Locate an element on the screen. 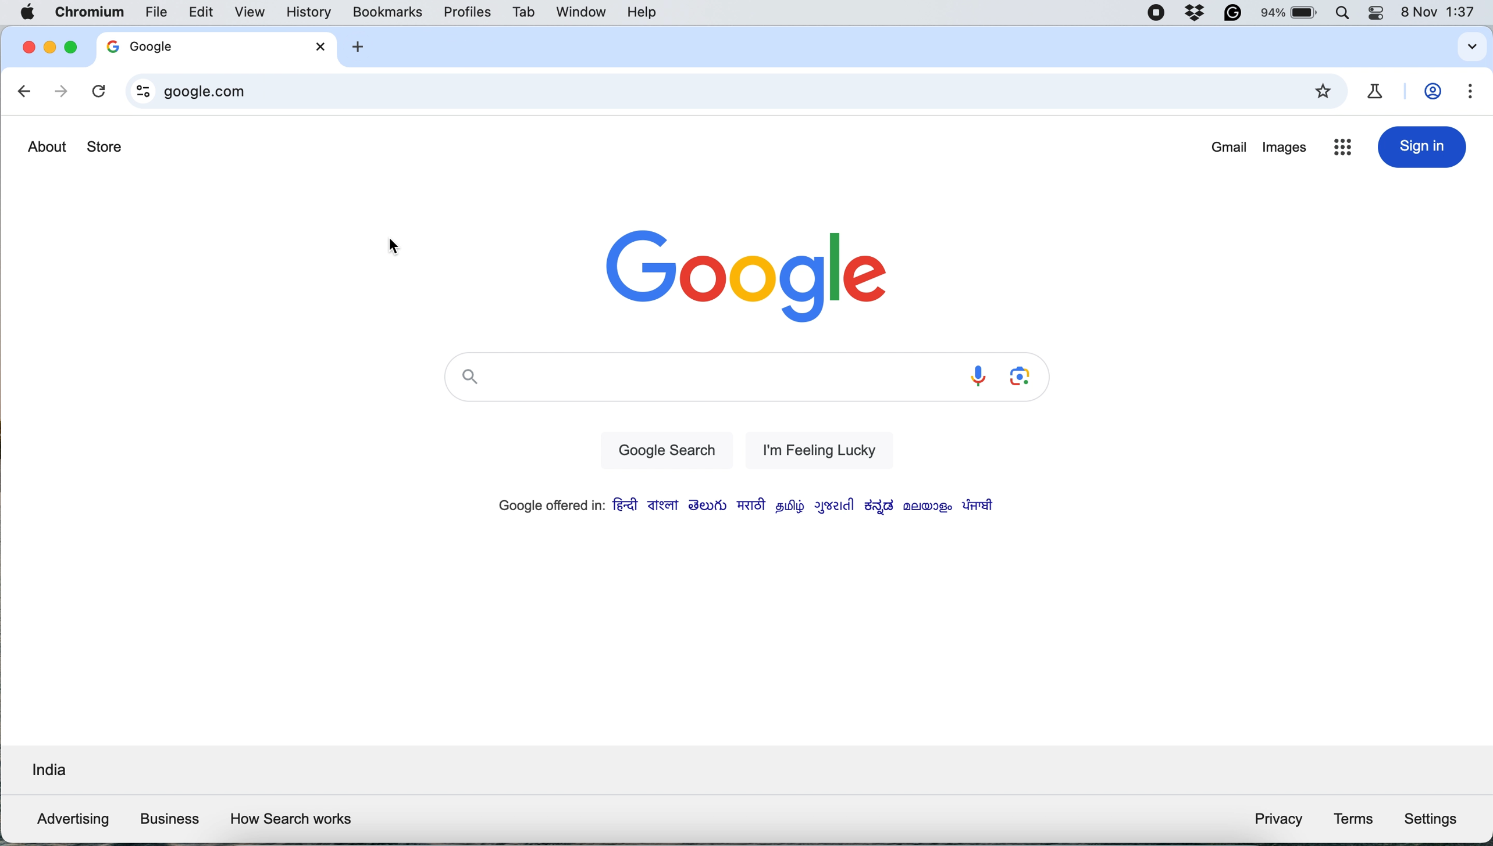 The width and height of the screenshot is (1493, 846). tab is located at coordinates (525, 12).